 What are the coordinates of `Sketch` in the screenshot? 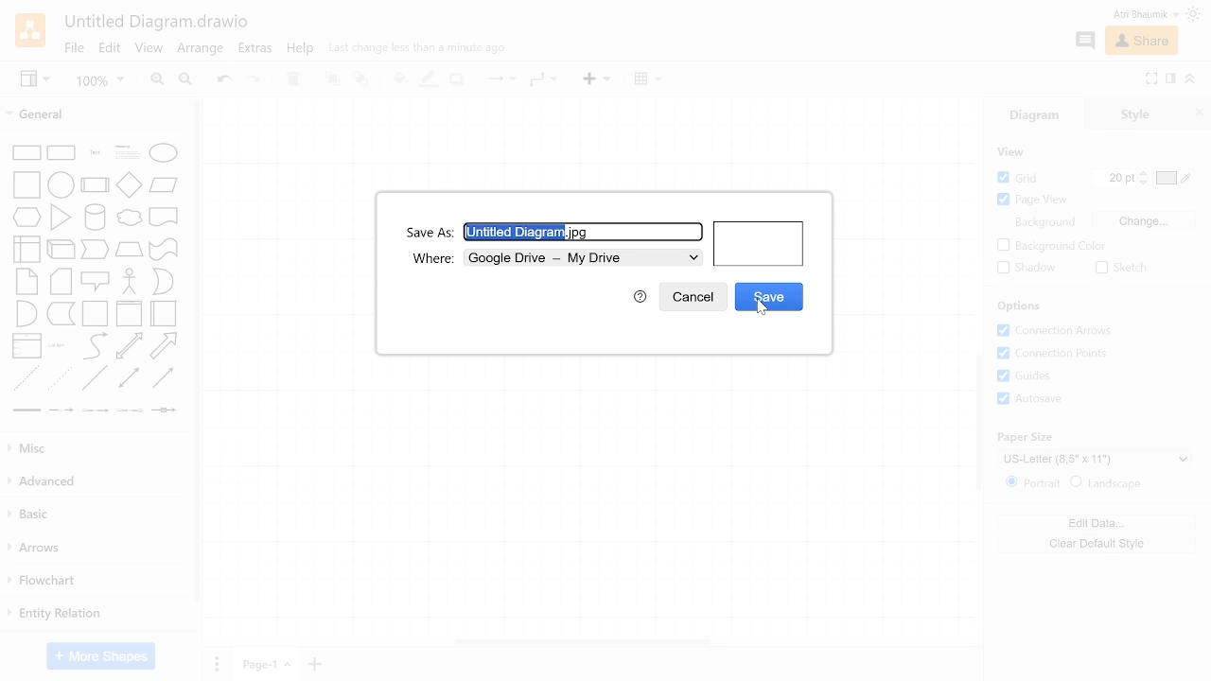 It's located at (1124, 268).